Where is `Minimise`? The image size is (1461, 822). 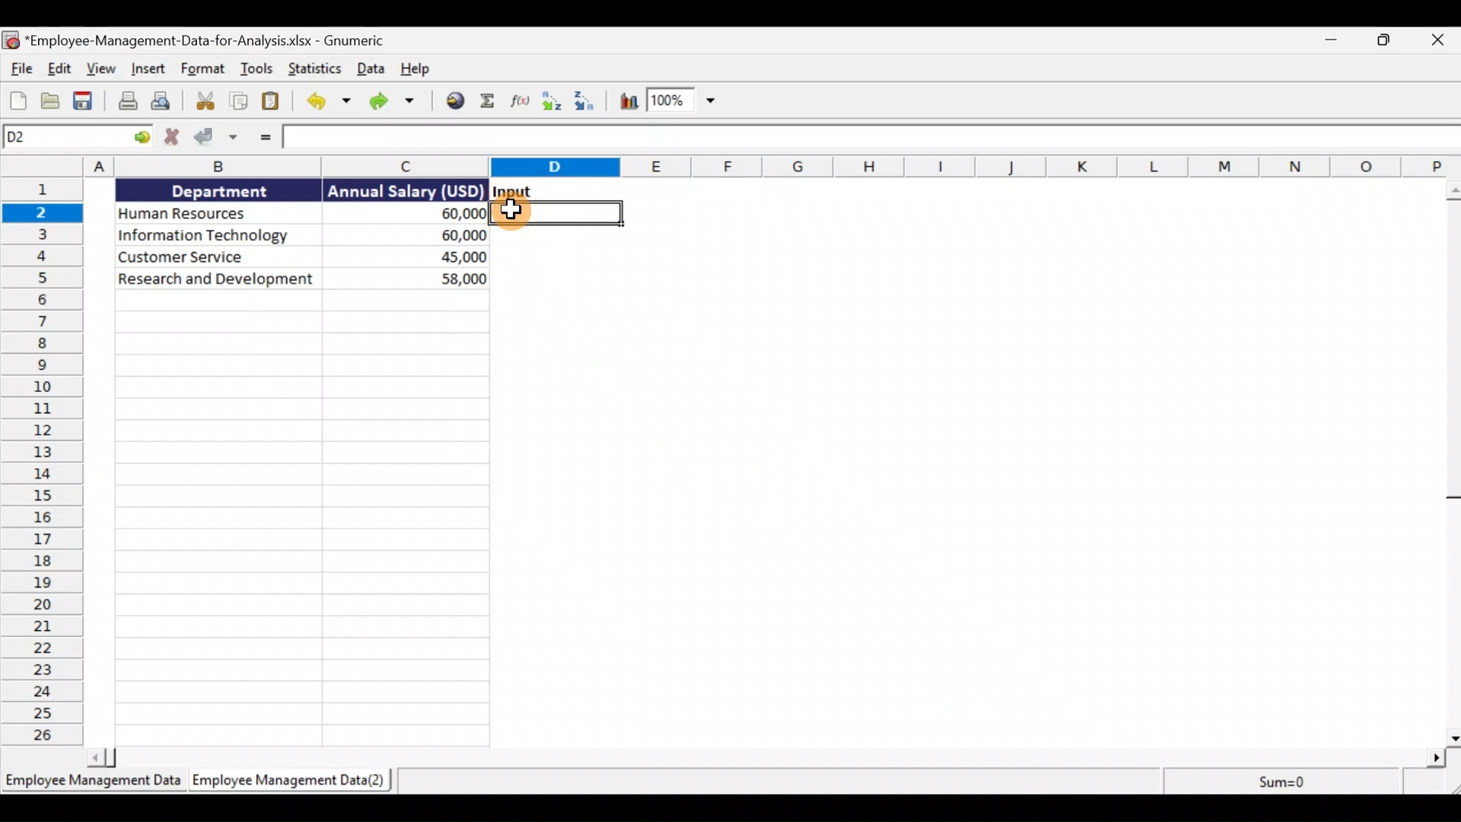 Minimise is located at coordinates (1327, 40).